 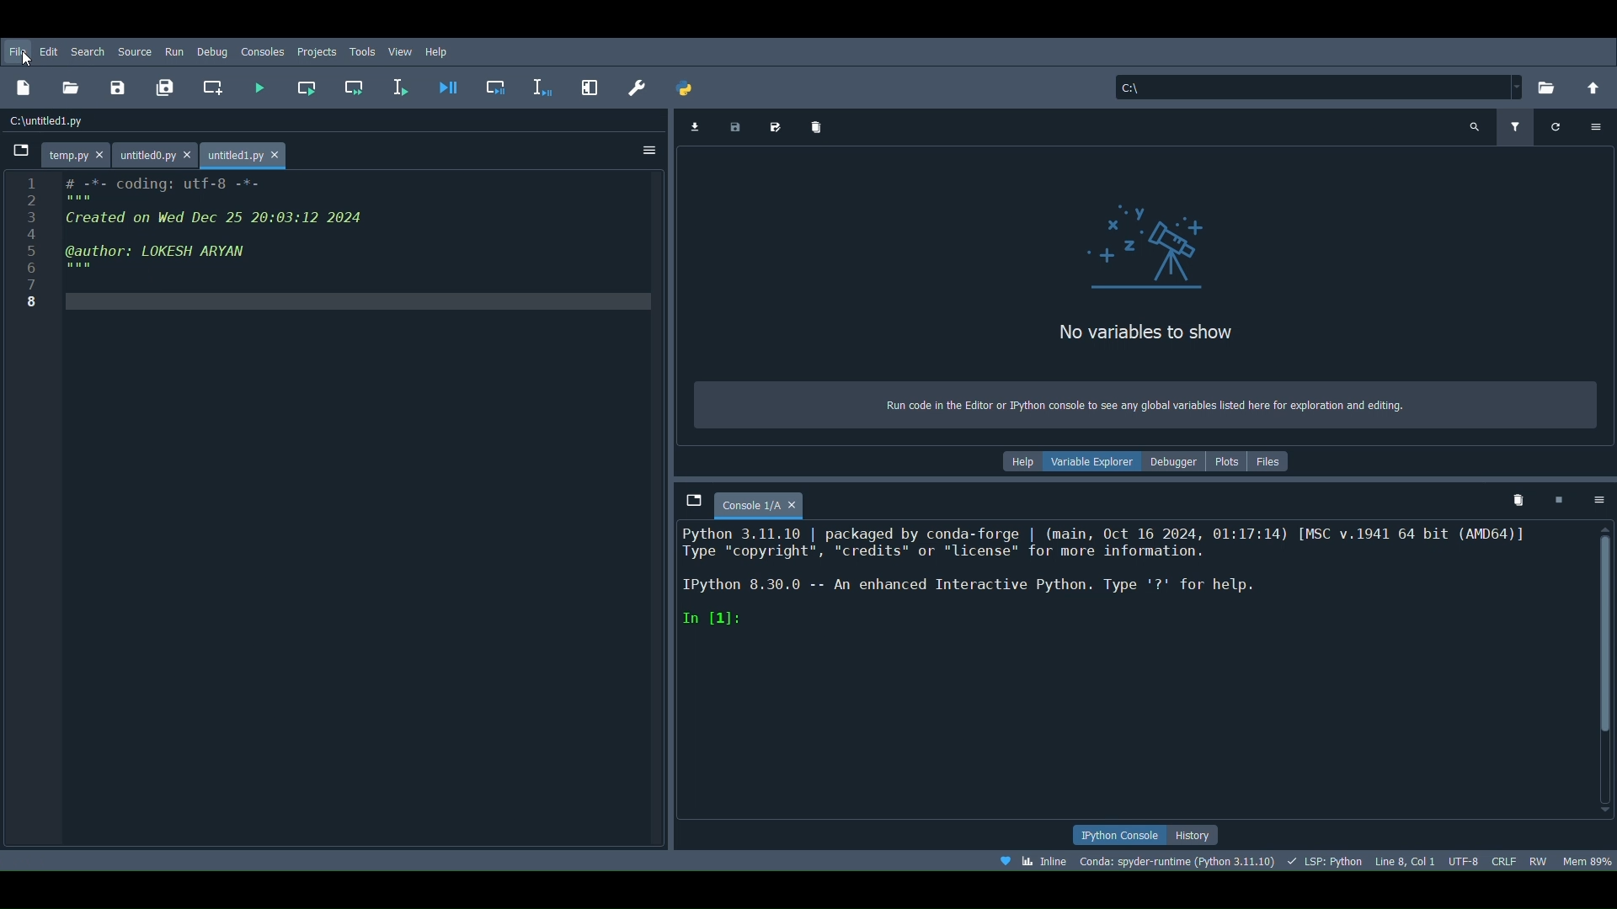 I want to click on File permissions, so click(x=1540, y=858).